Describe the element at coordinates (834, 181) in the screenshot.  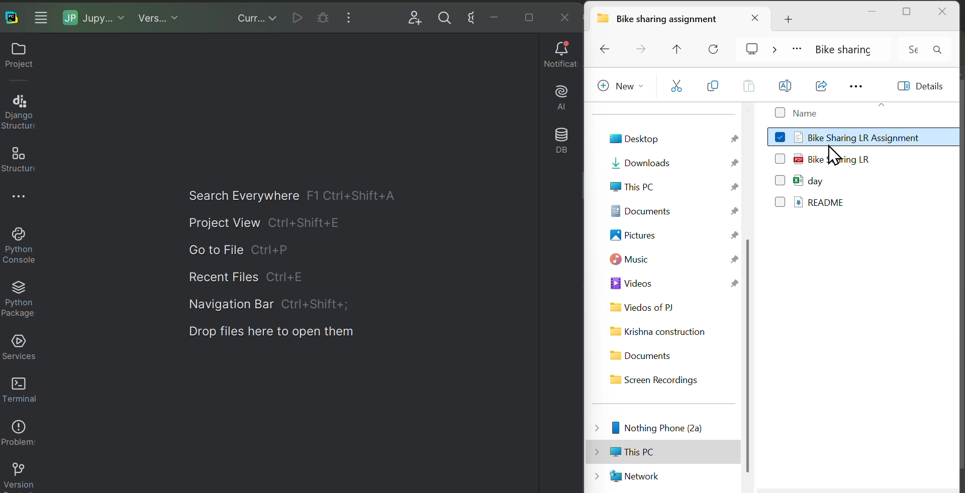
I see `day` at that location.